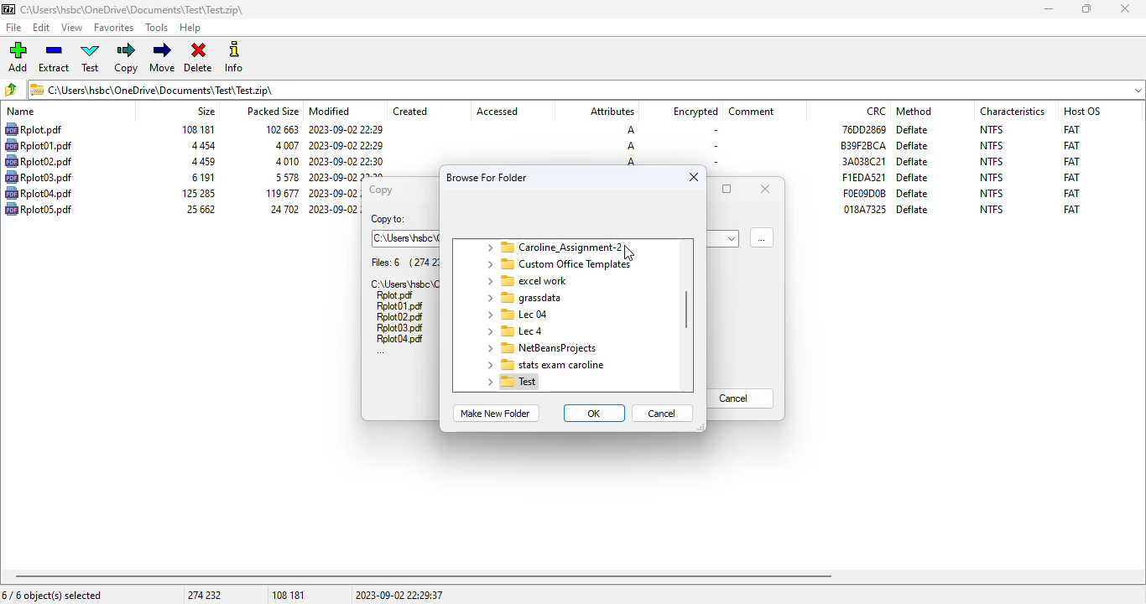 The image size is (1146, 604). Describe the element at coordinates (331, 111) in the screenshot. I see `modified` at that location.